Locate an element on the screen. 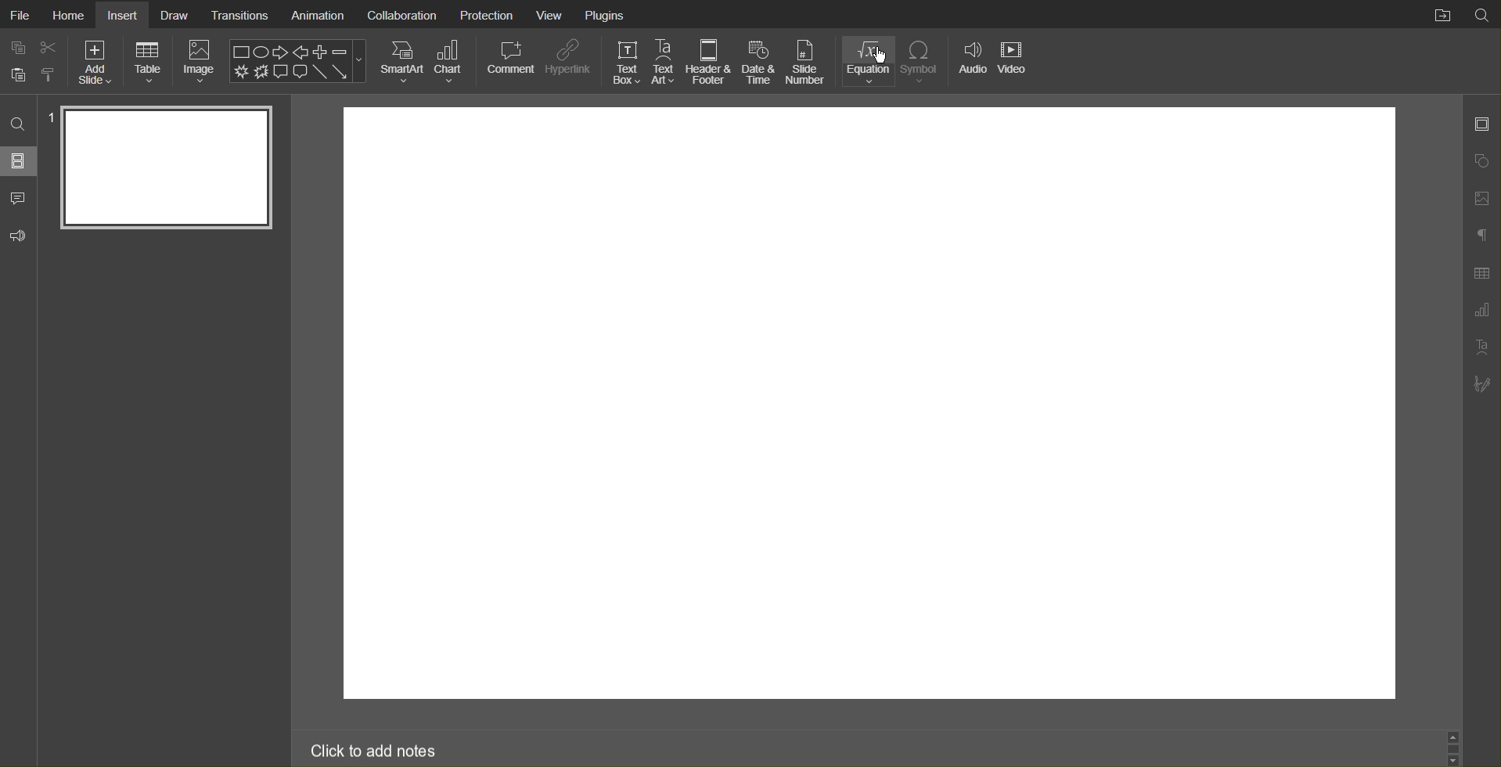  Comment is located at coordinates (509, 61).